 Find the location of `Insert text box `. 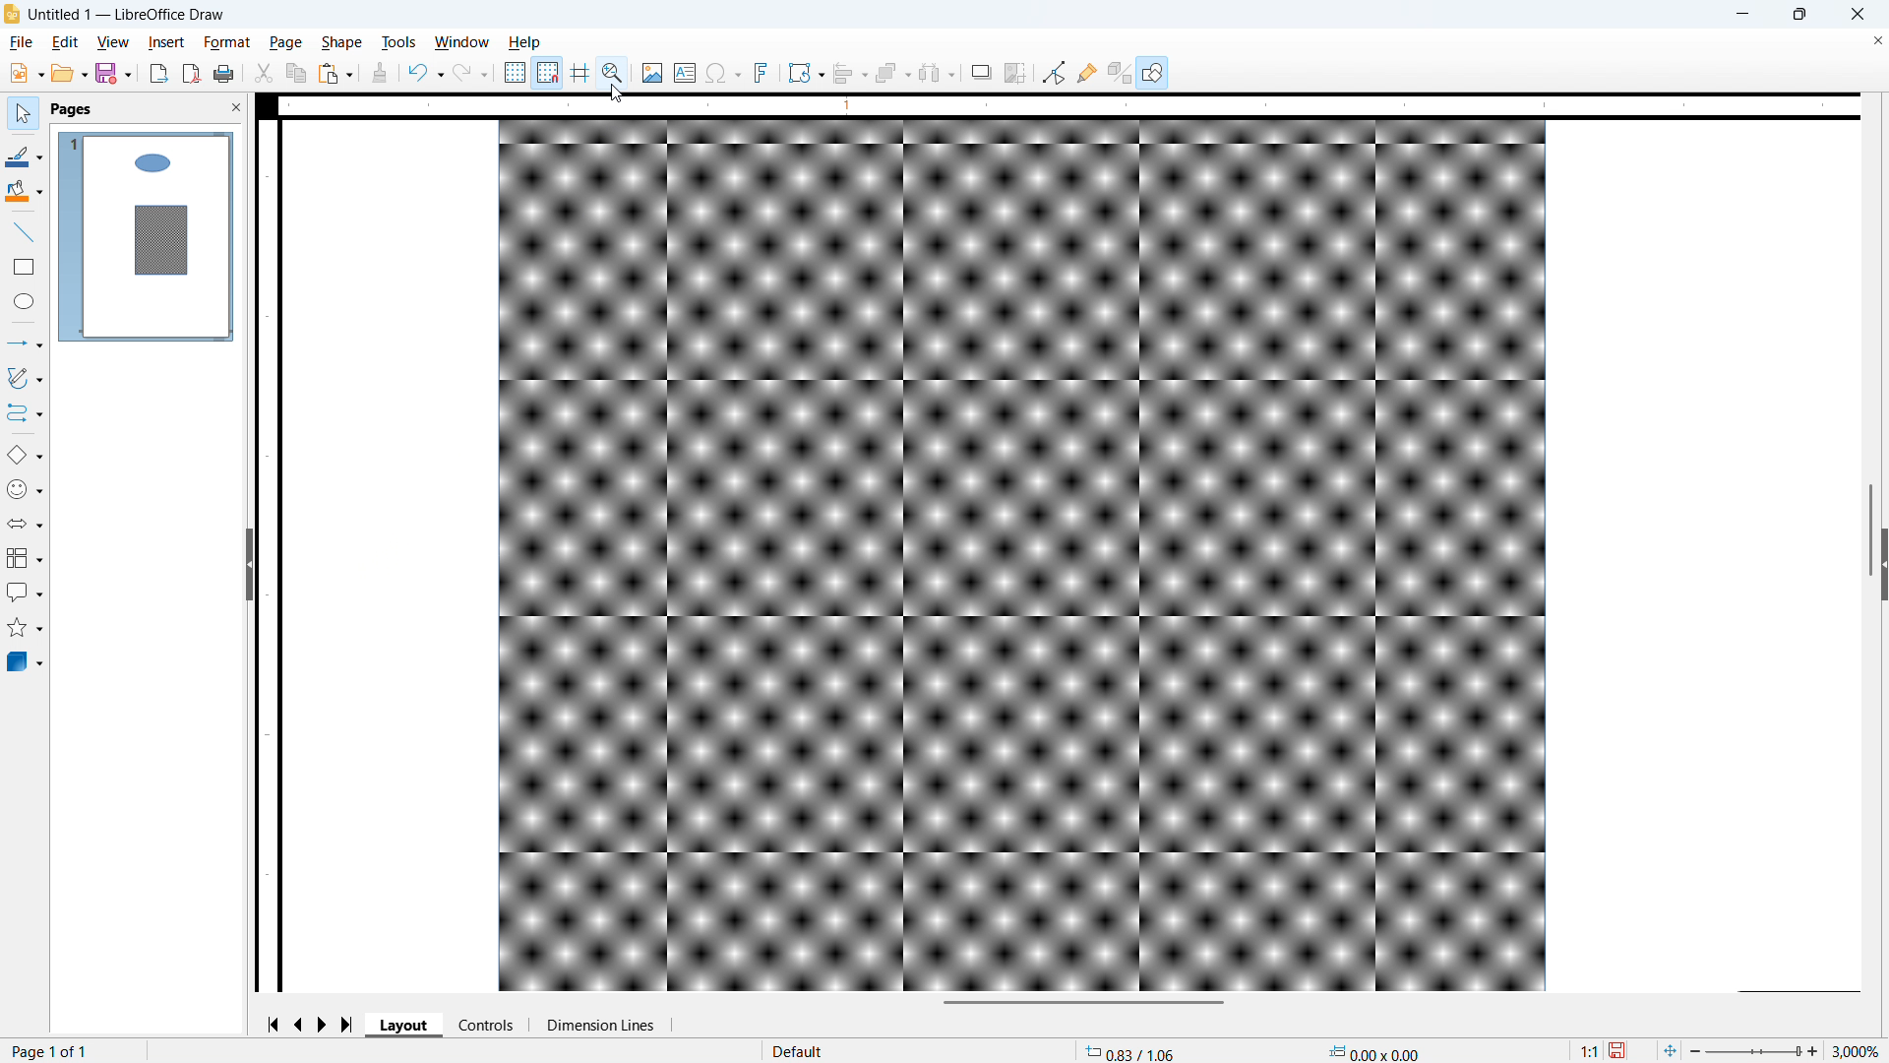

Insert text box  is located at coordinates (685, 72).